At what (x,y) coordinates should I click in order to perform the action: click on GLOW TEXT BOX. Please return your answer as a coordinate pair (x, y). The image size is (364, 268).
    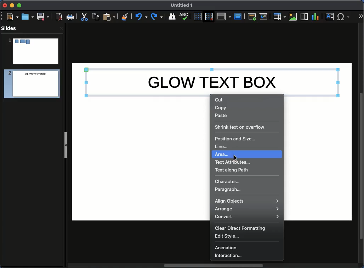
    Looking at the image, I should click on (212, 81).